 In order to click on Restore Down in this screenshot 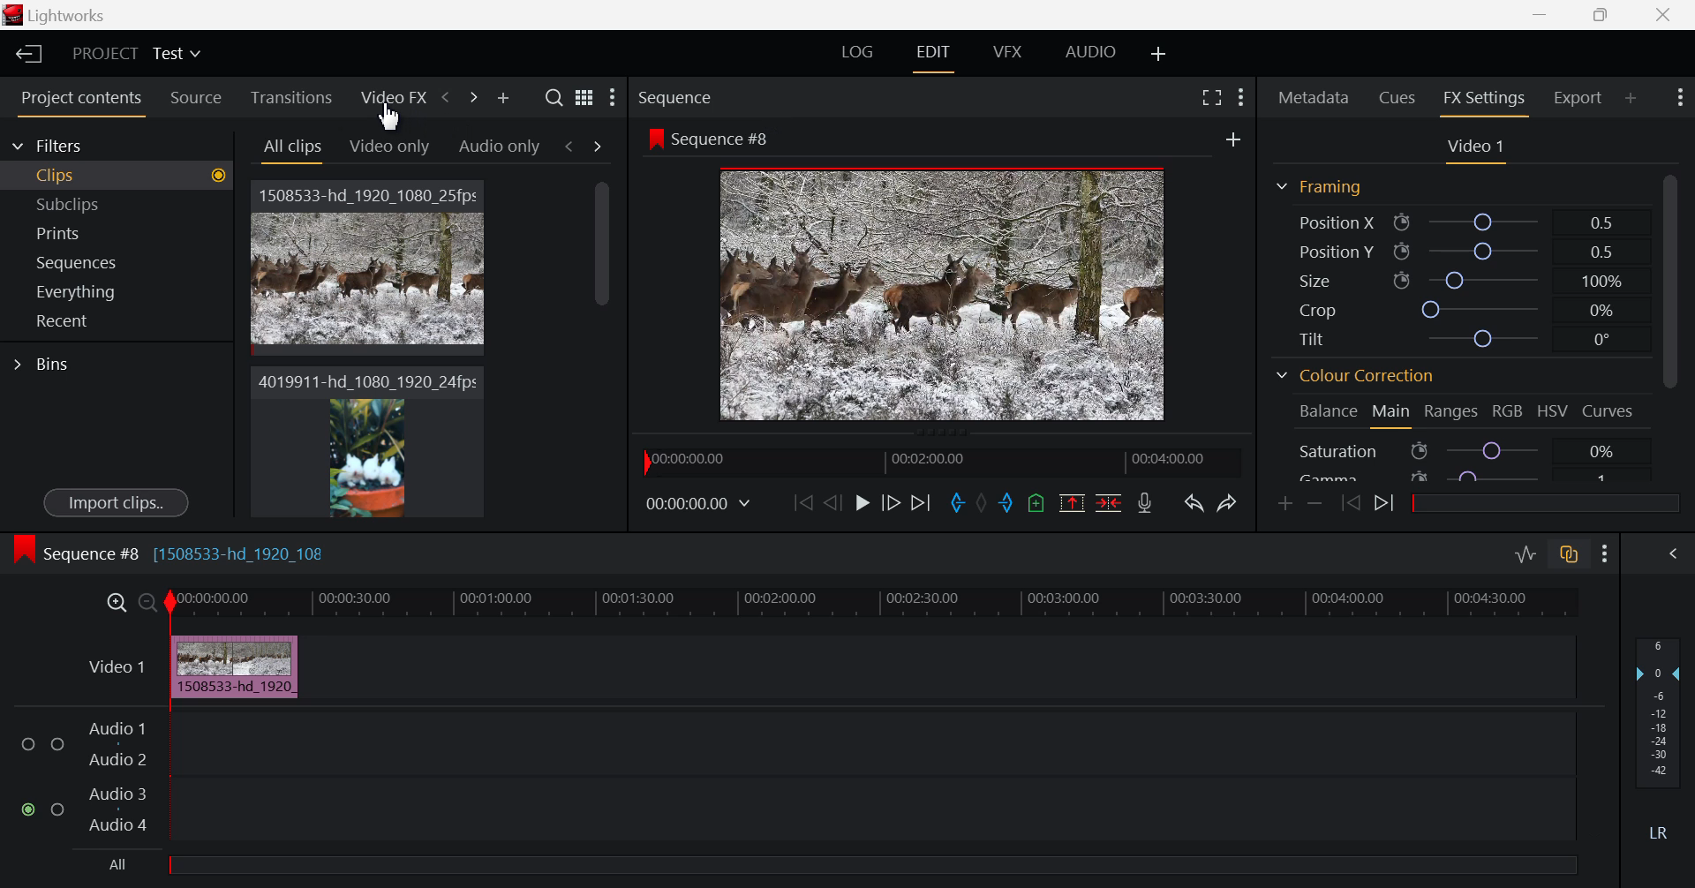, I will do `click(1546, 14)`.